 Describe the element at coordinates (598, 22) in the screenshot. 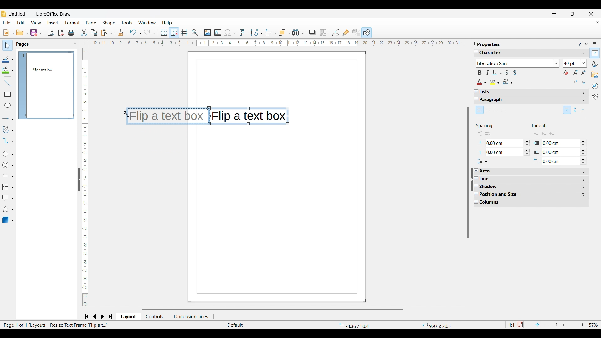

I see `Close current document` at that location.